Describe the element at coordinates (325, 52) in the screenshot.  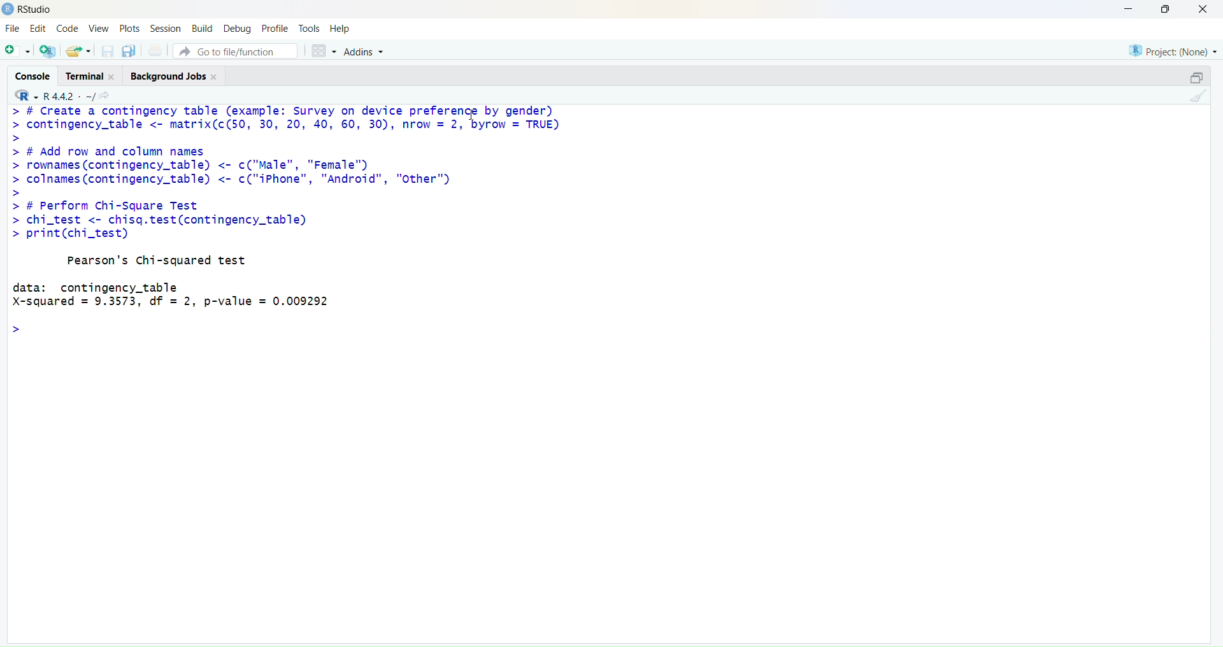
I see `grid` at that location.